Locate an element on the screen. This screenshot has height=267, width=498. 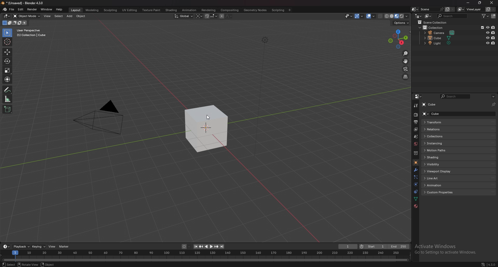
viewport shading is located at coordinates (397, 16).